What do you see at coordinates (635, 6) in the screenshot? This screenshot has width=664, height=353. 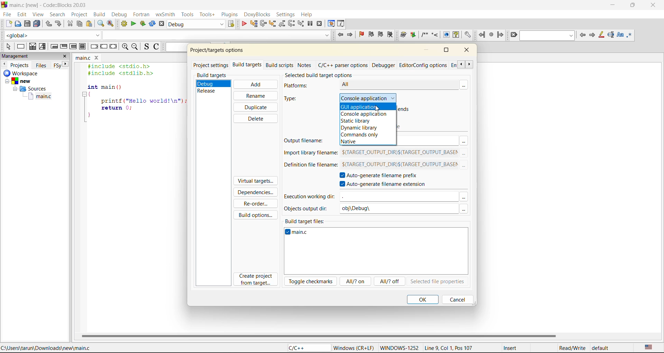 I see `maximize` at bounding box center [635, 6].